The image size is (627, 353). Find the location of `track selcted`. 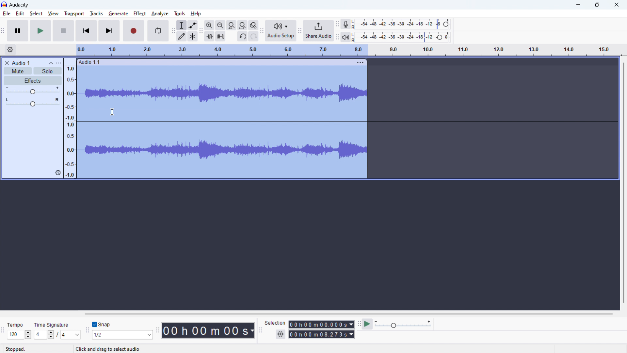

track selcted is located at coordinates (223, 123).